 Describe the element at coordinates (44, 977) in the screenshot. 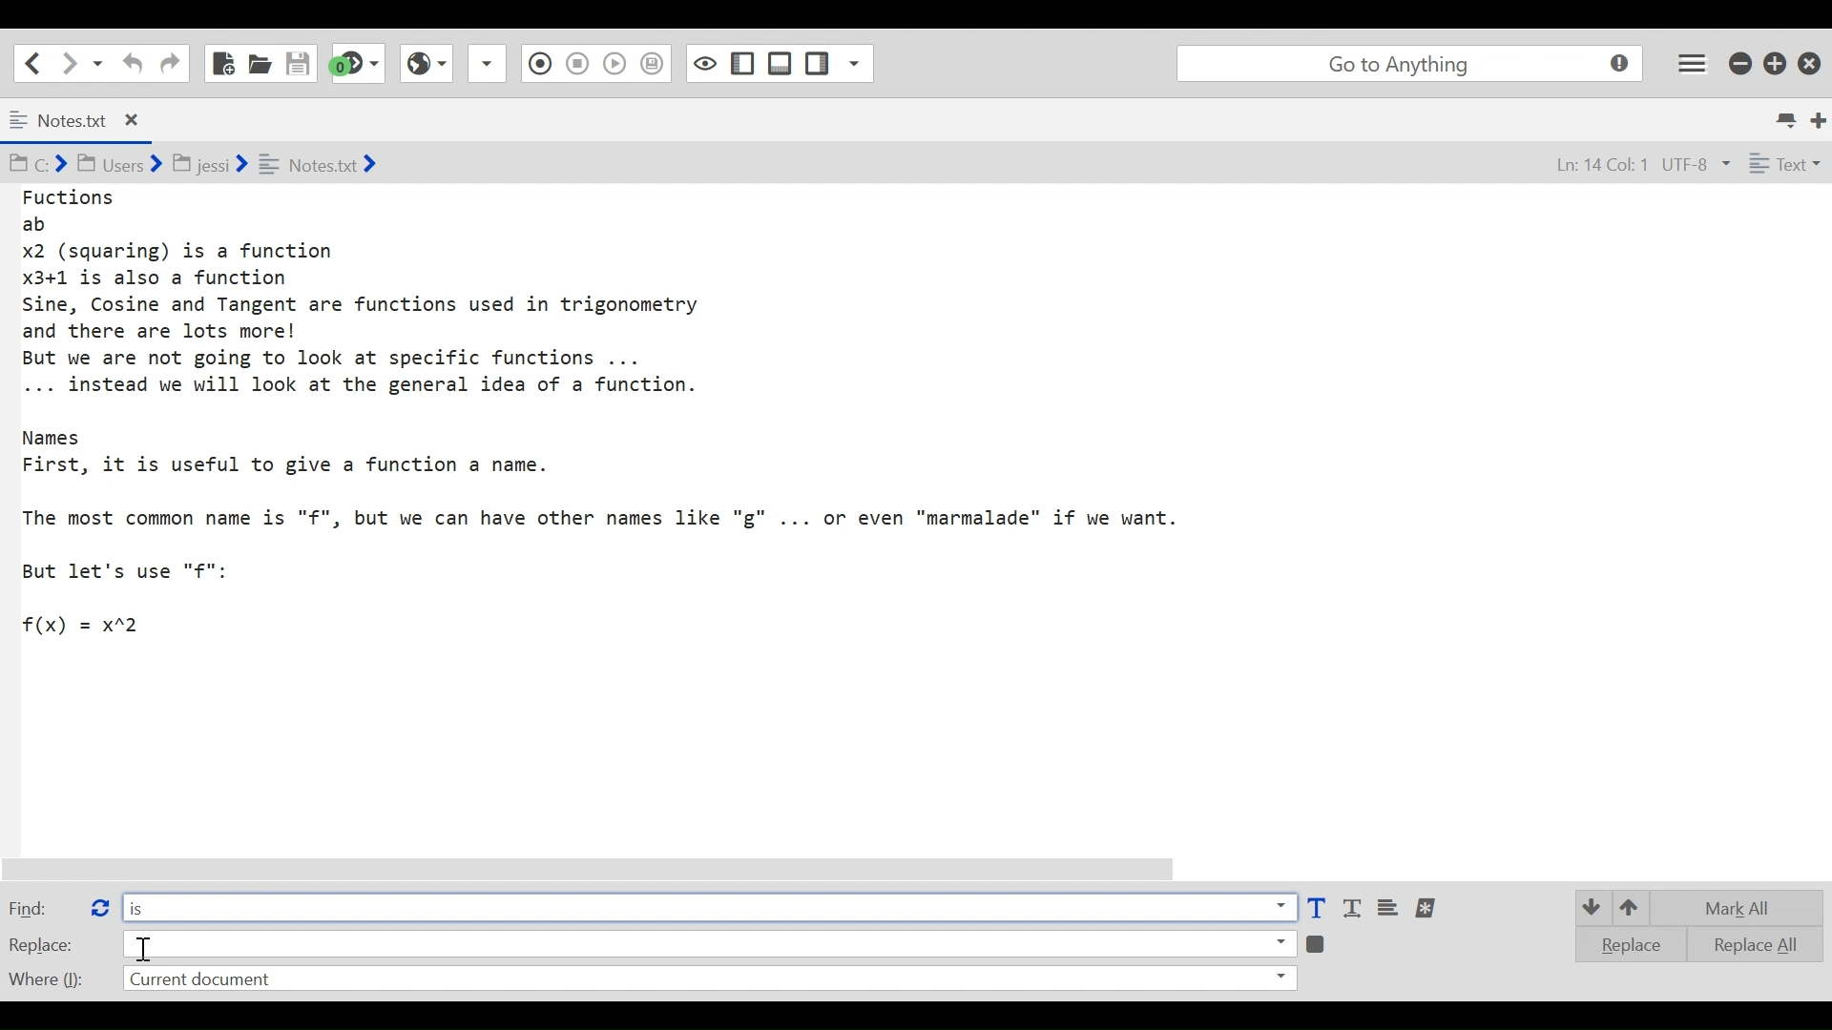

I see `Where` at that location.